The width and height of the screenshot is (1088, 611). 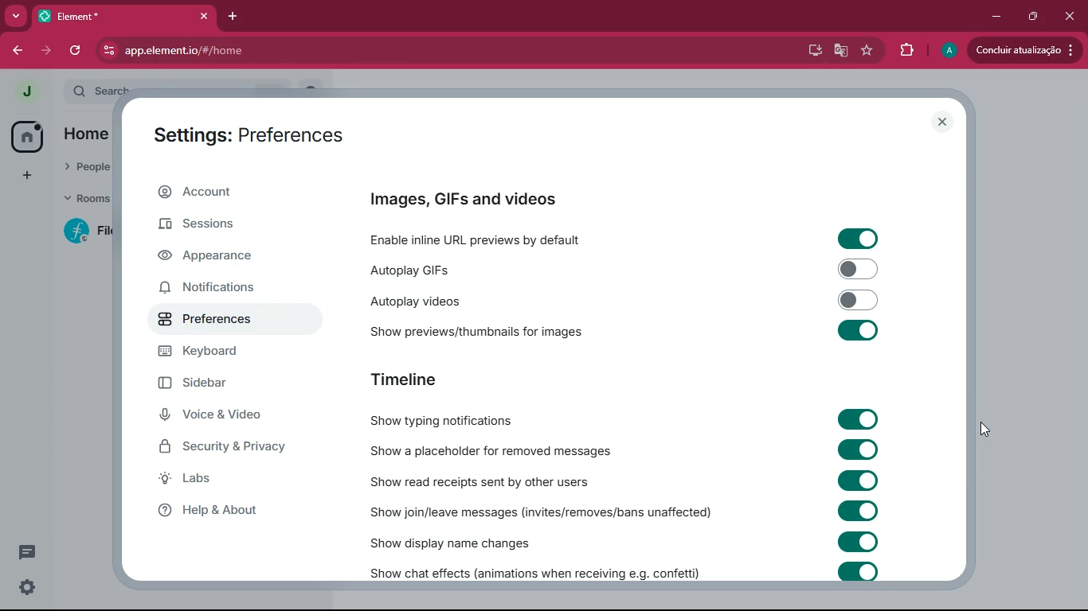 What do you see at coordinates (471, 199) in the screenshot?
I see `images, GIFs and videos` at bounding box center [471, 199].